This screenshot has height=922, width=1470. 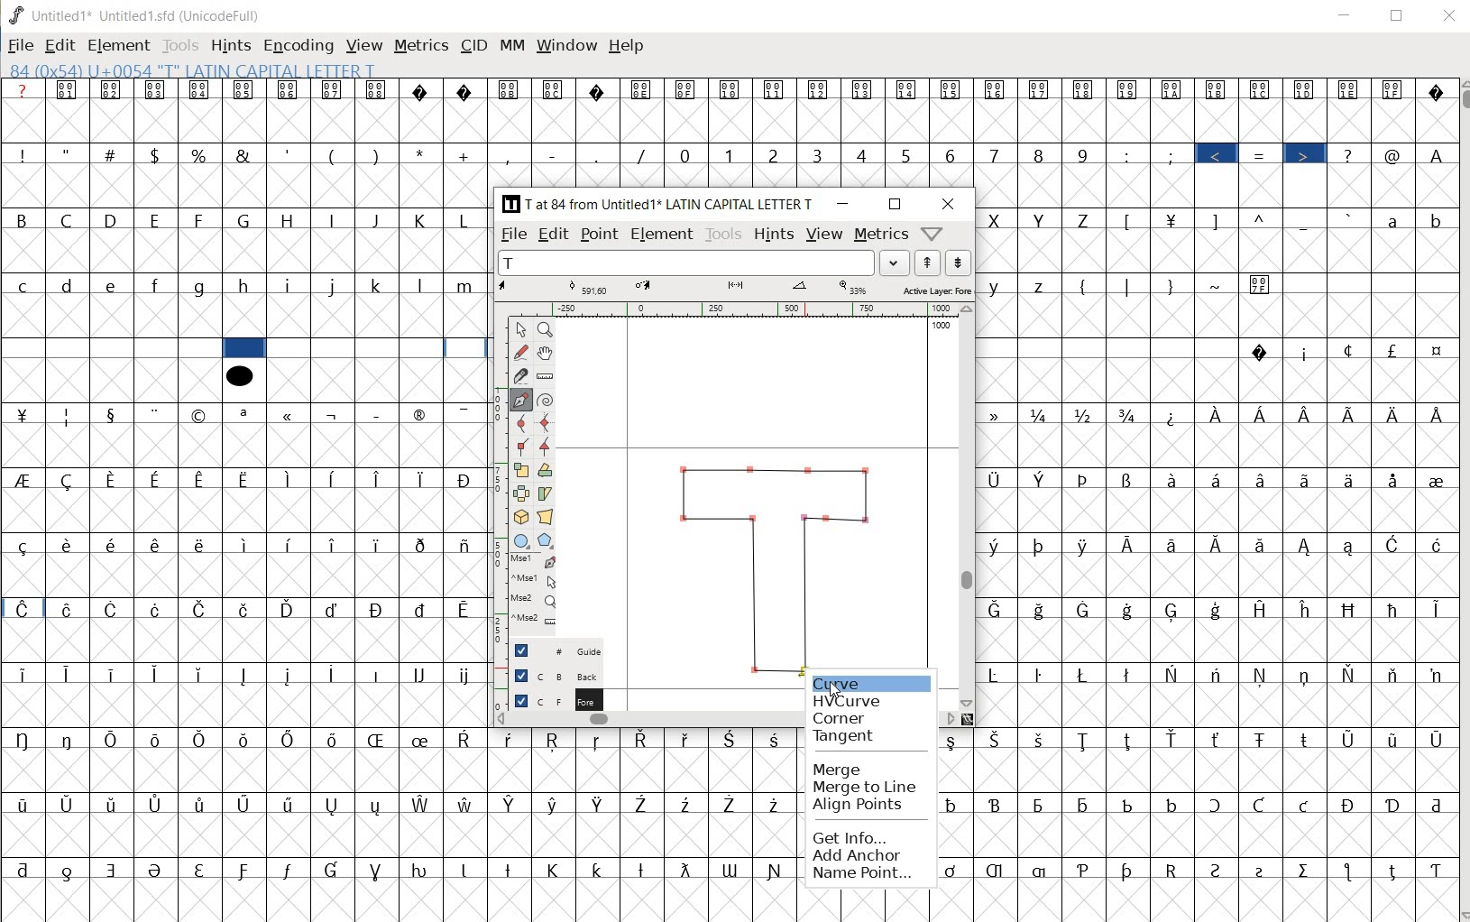 I want to click on 4, so click(x=865, y=154).